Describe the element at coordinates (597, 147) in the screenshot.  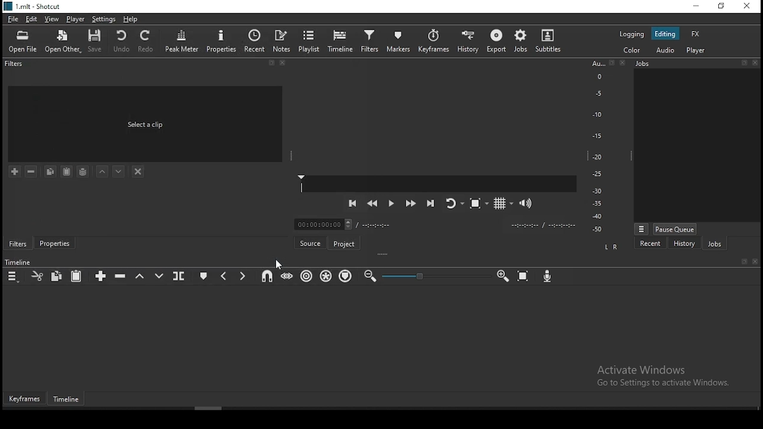
I see `scale` at that location.